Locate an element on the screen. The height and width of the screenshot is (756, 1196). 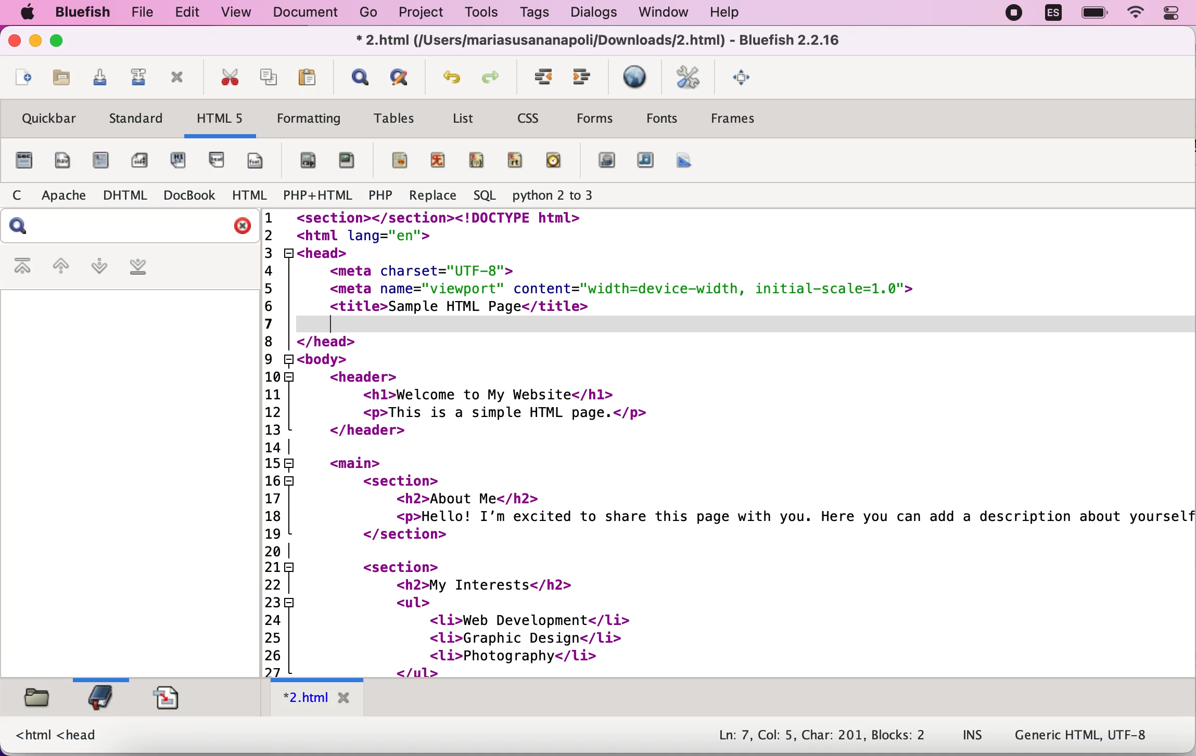
minimize is located at coordinates (36, 43).